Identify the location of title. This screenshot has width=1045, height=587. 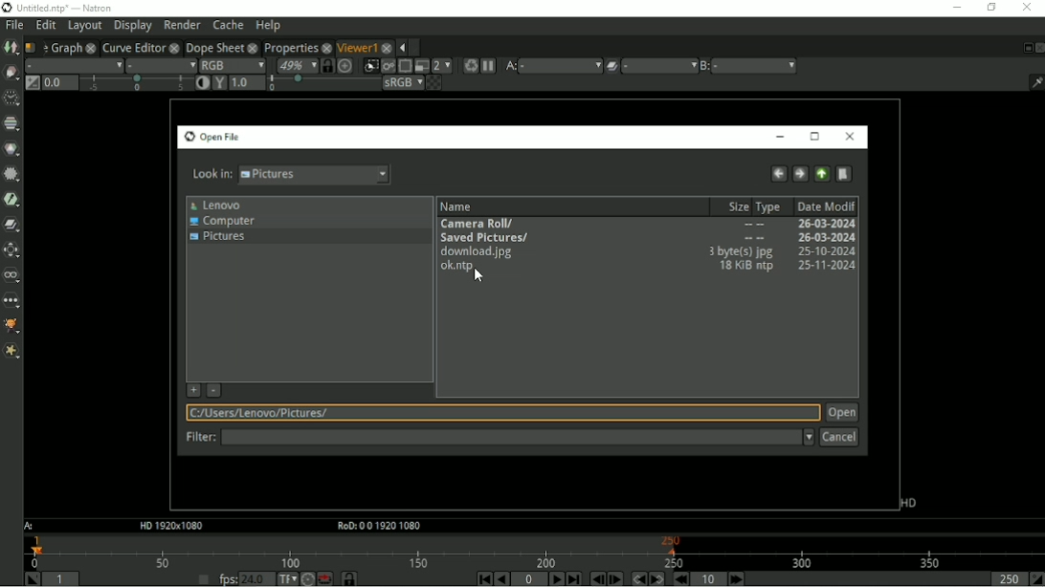
(85, 8).